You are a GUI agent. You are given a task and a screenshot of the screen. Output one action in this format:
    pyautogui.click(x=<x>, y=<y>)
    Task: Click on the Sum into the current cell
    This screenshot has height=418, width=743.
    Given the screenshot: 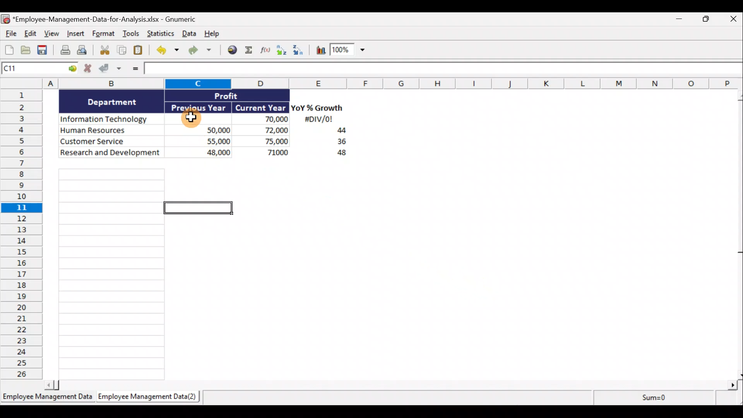 What is the action you would take?
    pyautogui.click(x=250, y=51)
    